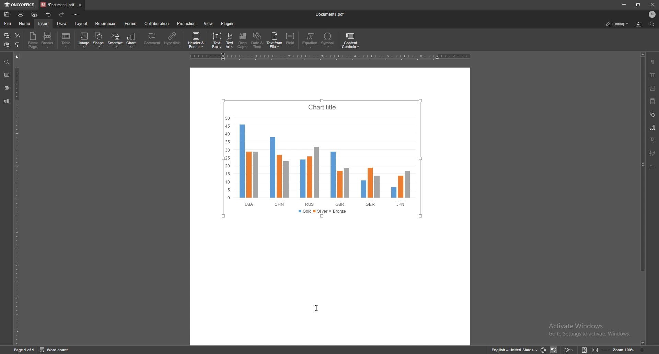 Image resolution: width=659 pixels, height=354 pixels. I want to click on minimize, so click(604, 350).